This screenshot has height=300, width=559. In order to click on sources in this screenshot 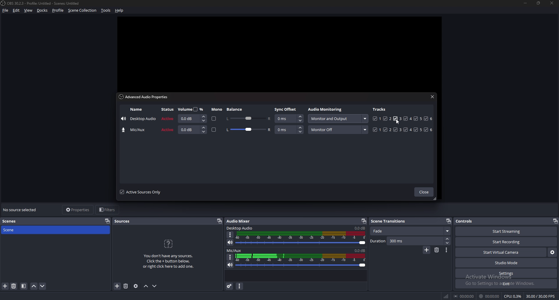, I will do `click(125, 221)`.